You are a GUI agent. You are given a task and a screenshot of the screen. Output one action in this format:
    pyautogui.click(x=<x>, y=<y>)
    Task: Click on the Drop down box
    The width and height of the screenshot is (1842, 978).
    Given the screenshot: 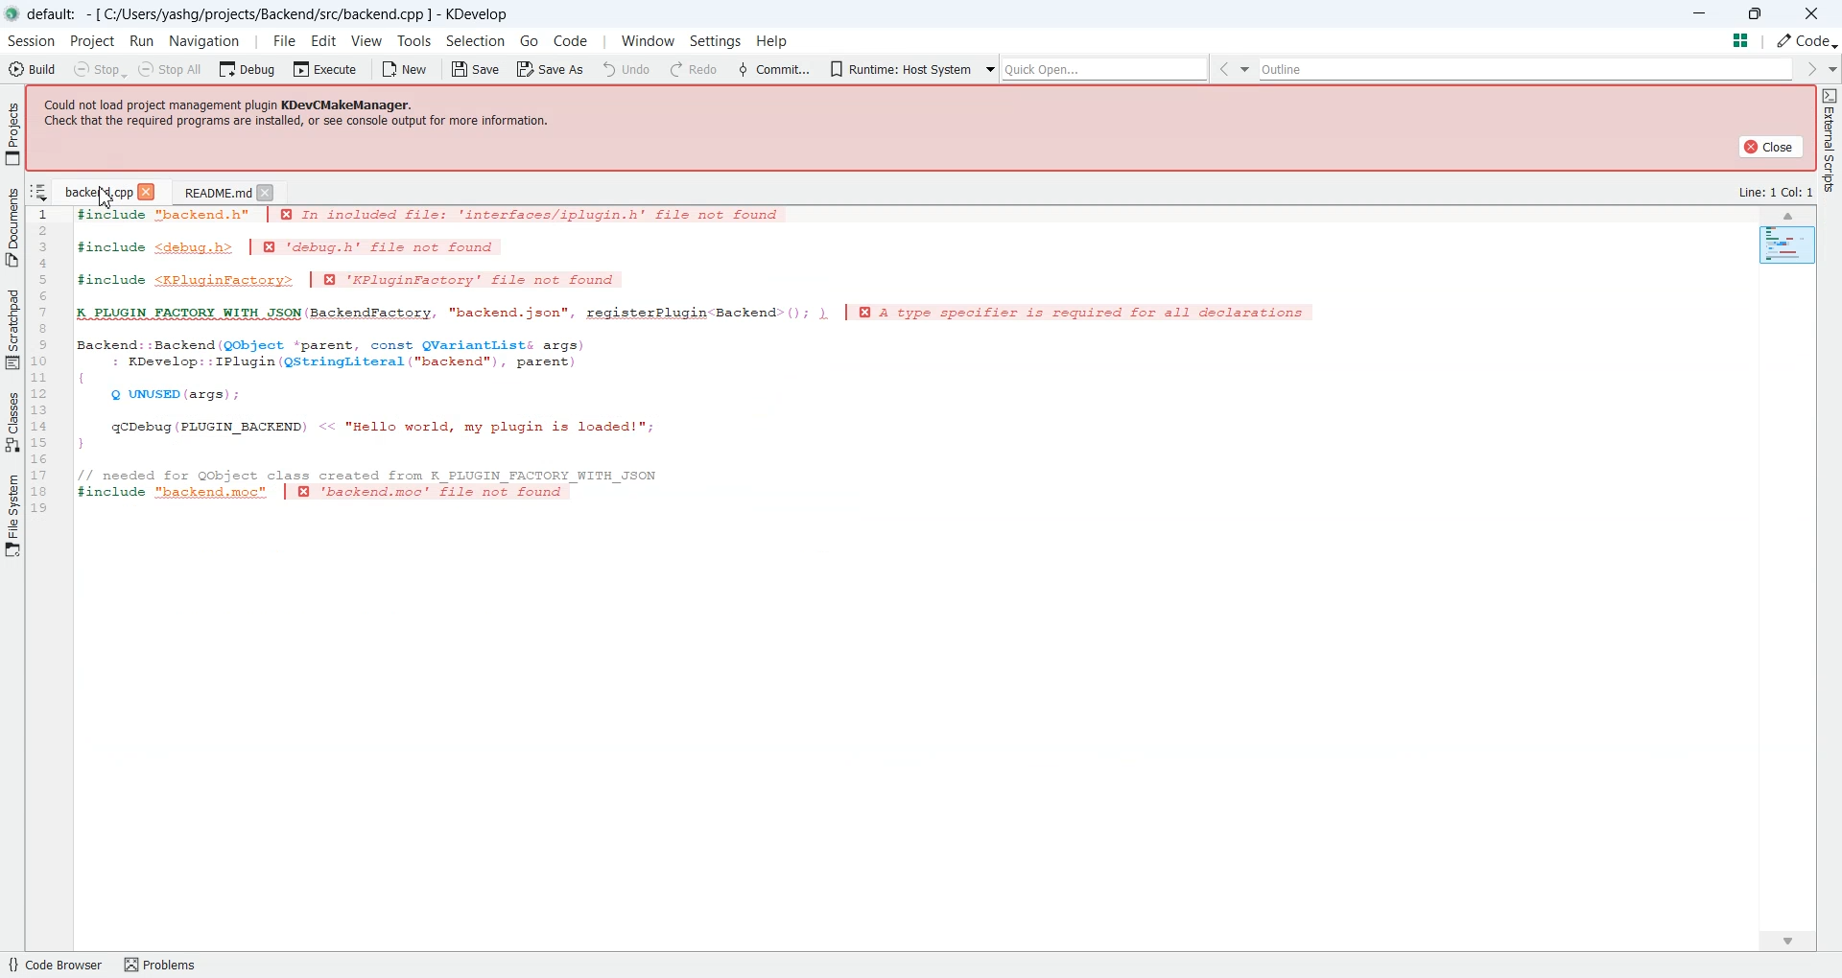 What is the action you would take?
    pyautogui.click(x=964, y=69)
    